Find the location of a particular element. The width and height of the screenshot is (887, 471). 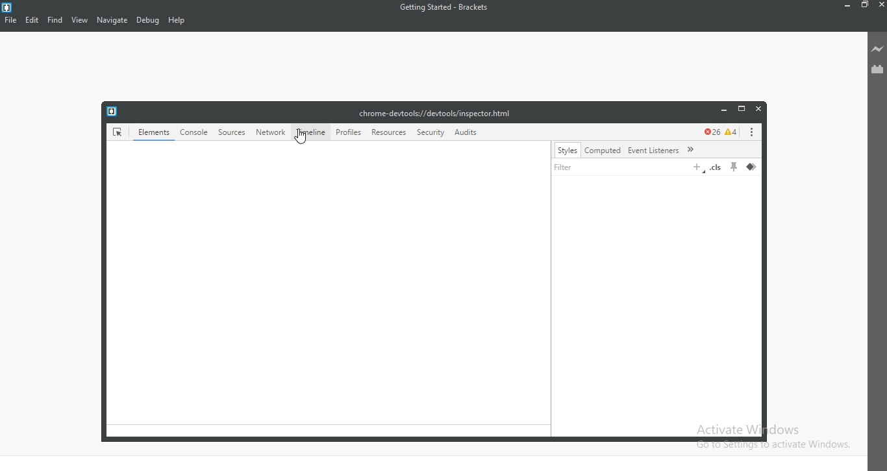

sources is located at coordinates (232, 132).